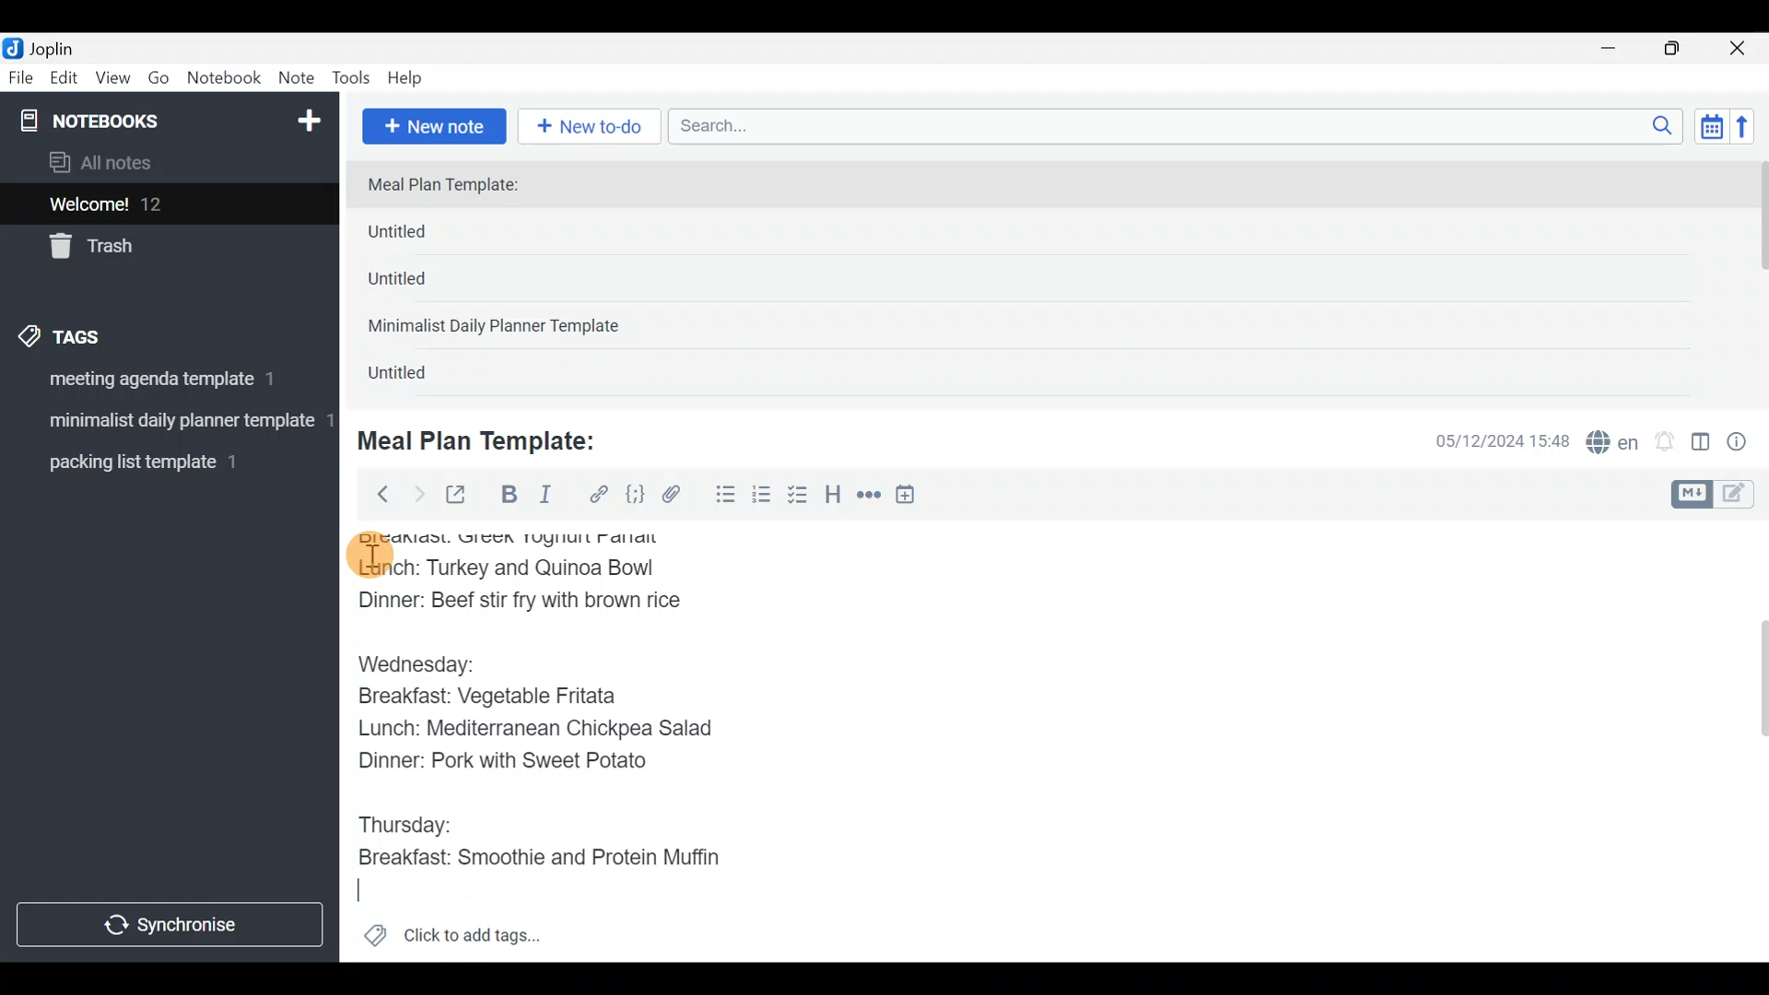  I want to click on Edit, so click(64, 81).